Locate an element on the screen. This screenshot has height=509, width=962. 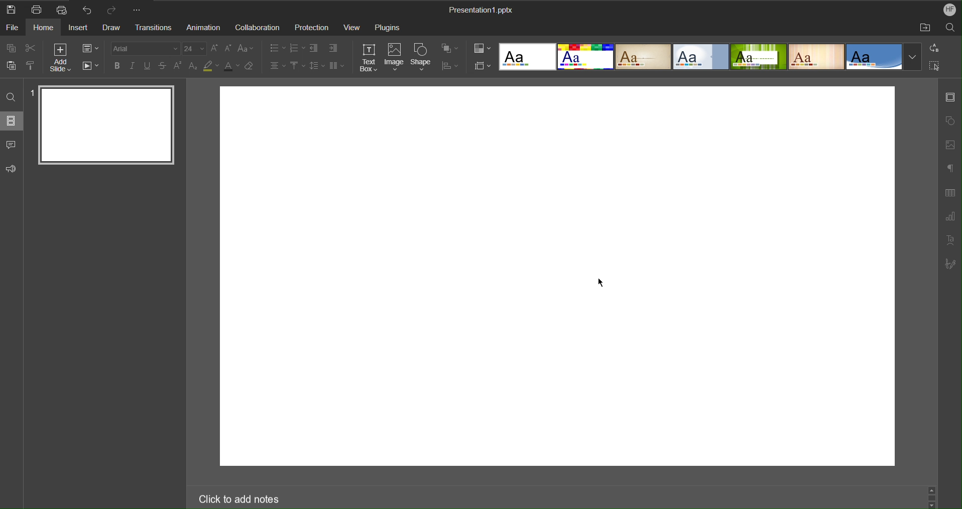
Save is located at coordinates (11, 9).